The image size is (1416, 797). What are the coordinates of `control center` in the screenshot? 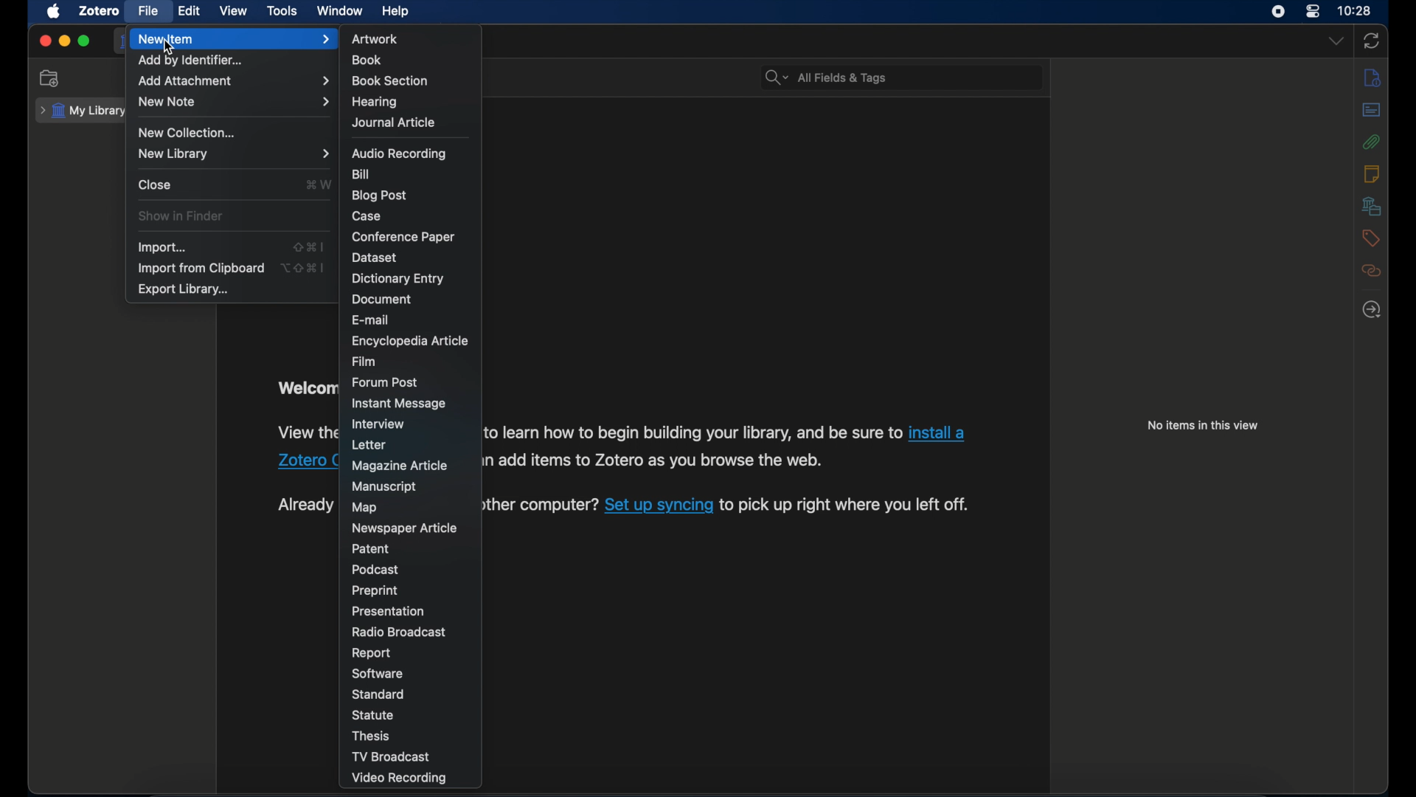 It's located at (1313, 11).